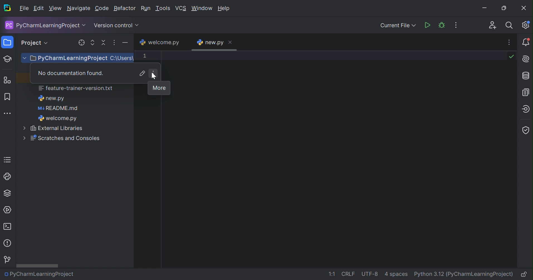  I want to click on Close, so click(231, 42).